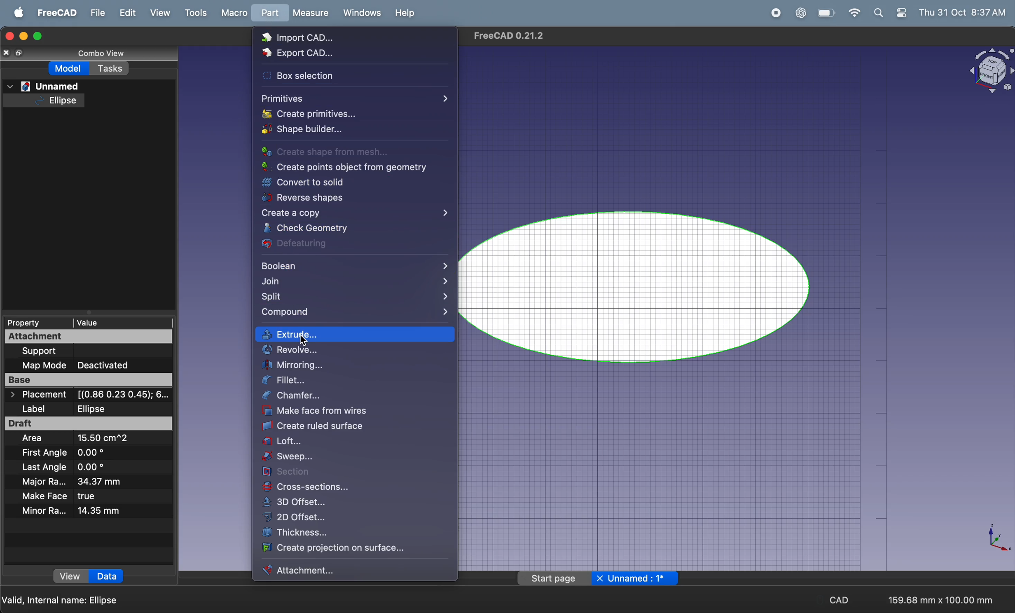 This screenshot has height=613, width=1015. Describe the element at coordinates (75, 511) in the screenshot. I see `minor radius` at that location.